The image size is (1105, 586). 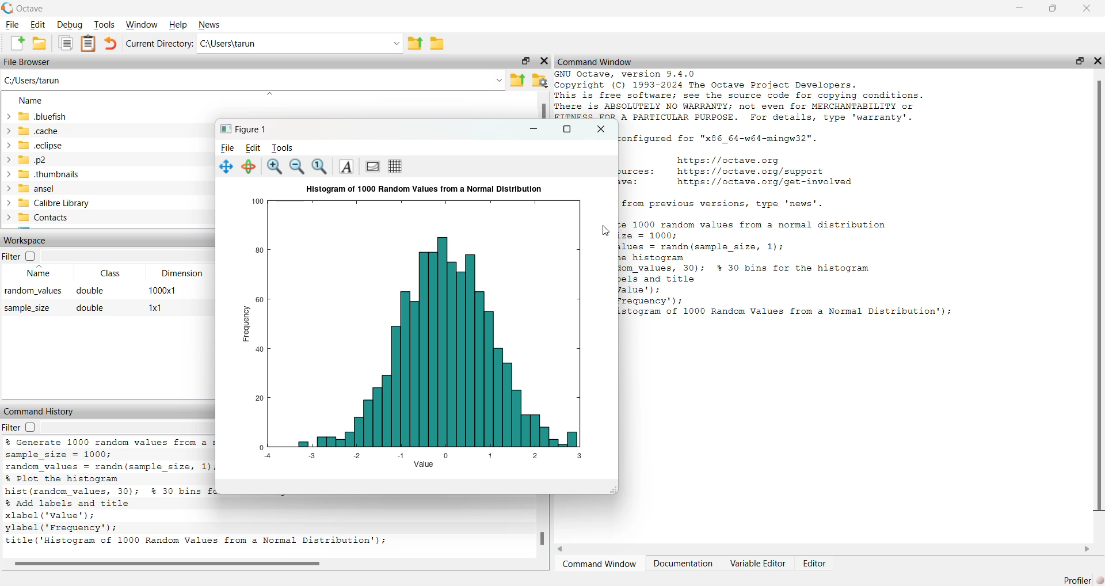 What do you see at coordinates (750, 170) in the screenshot?
I see `https://octave.org/support` at bounding box center [750, 170].